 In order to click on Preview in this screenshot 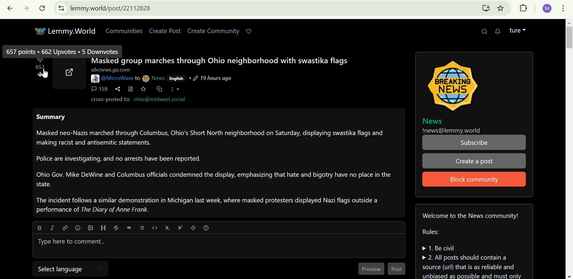, I will do `click(370, 269)`.